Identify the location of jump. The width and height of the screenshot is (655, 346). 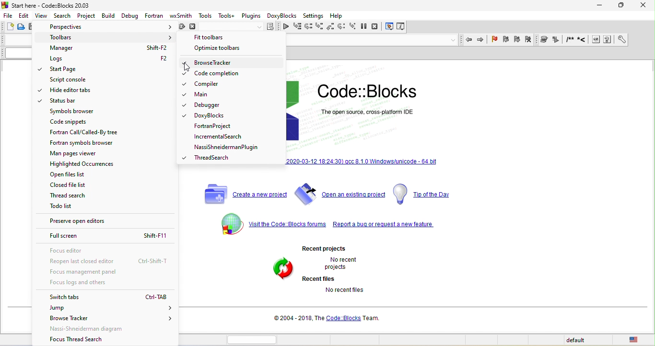
(109, 309).